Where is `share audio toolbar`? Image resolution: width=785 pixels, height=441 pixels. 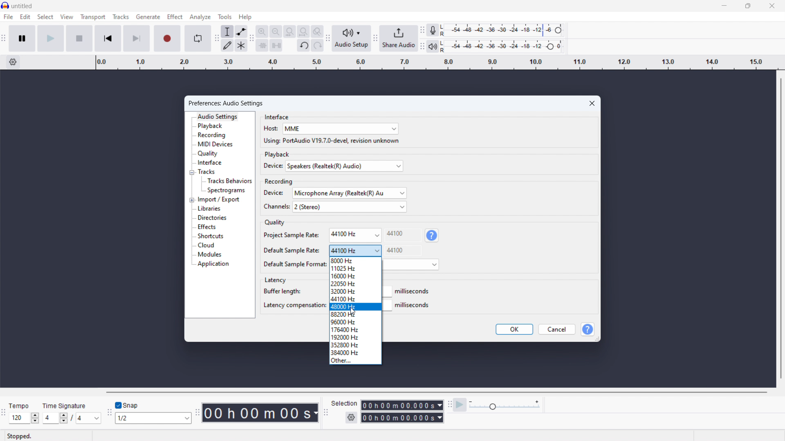
share audio toolbar is located at coordinates (375, 39).